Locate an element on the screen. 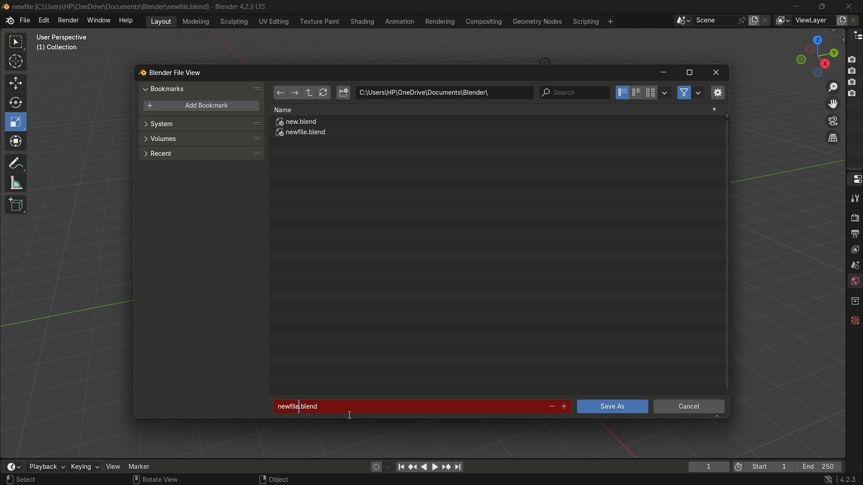  add view layer is located at coordinates (841, 20).